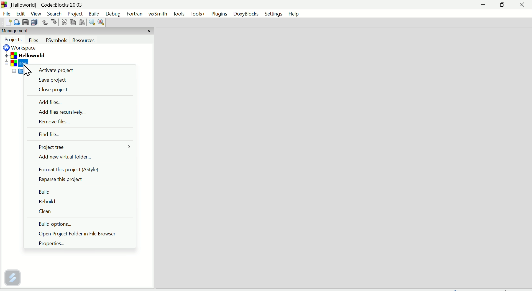 The width and height of the screenshot is (532, 291). I want to click on Doxyblocks, so click(247, 14).